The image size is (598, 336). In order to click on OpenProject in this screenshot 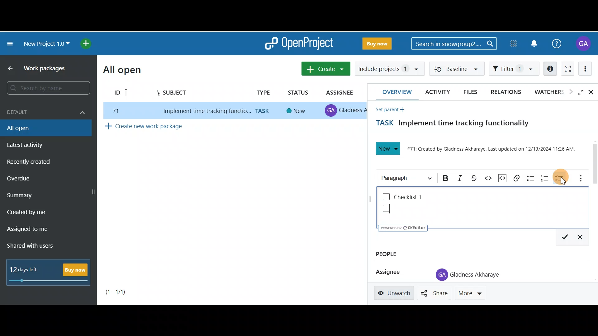, I will do `click(298, 44)`.